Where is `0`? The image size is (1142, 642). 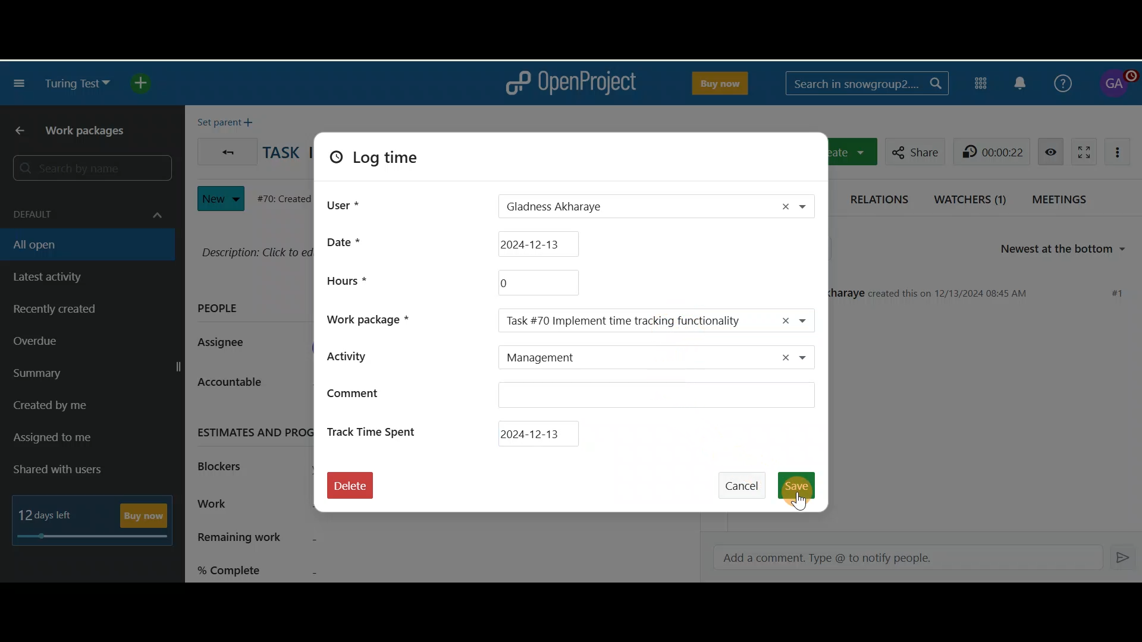 0 is located at coordinates (537, 282).